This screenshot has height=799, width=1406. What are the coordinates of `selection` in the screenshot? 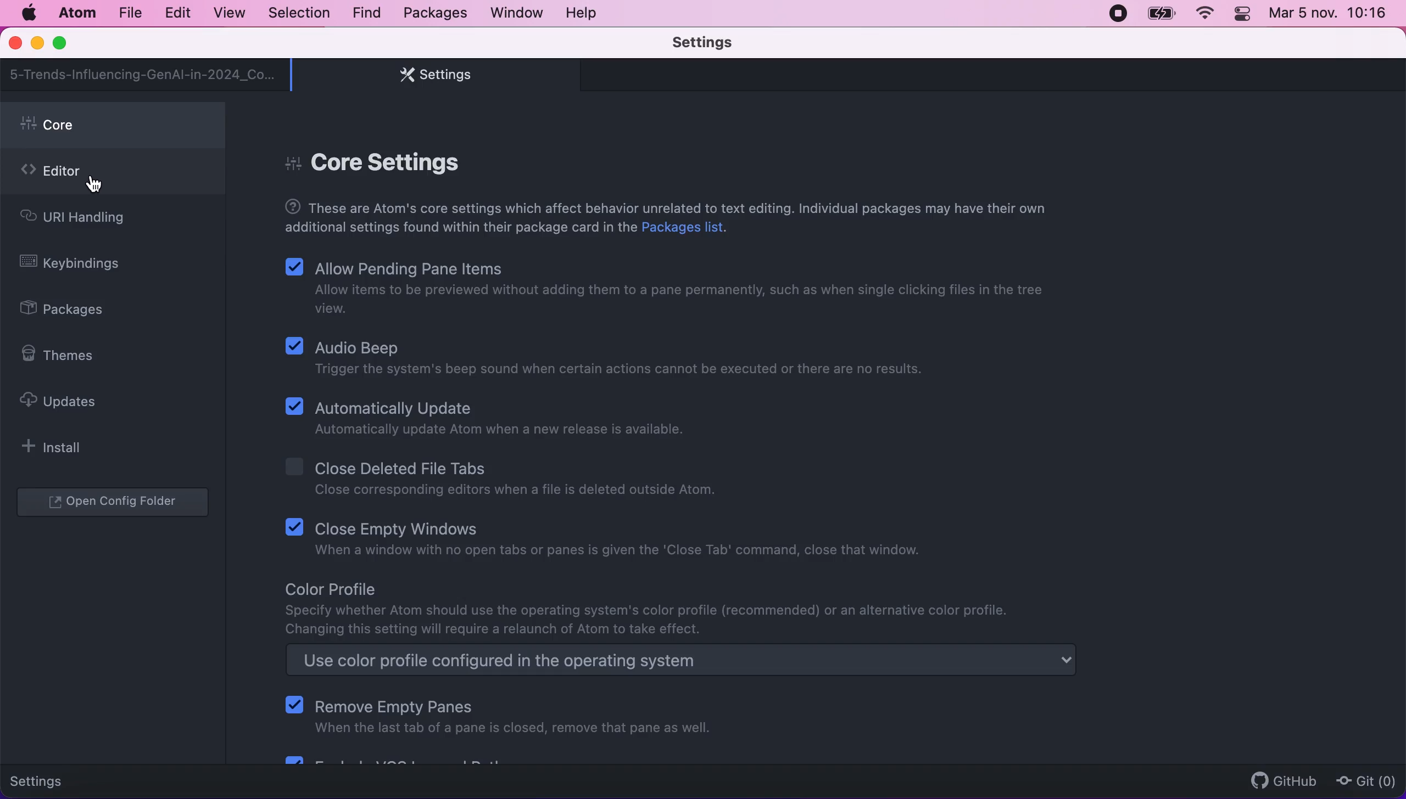 It's located at (300, 14).